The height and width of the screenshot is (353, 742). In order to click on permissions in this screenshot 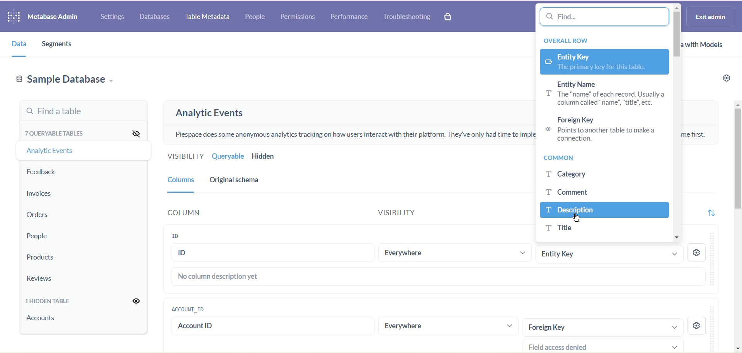, I will do `click(298, 17)`.